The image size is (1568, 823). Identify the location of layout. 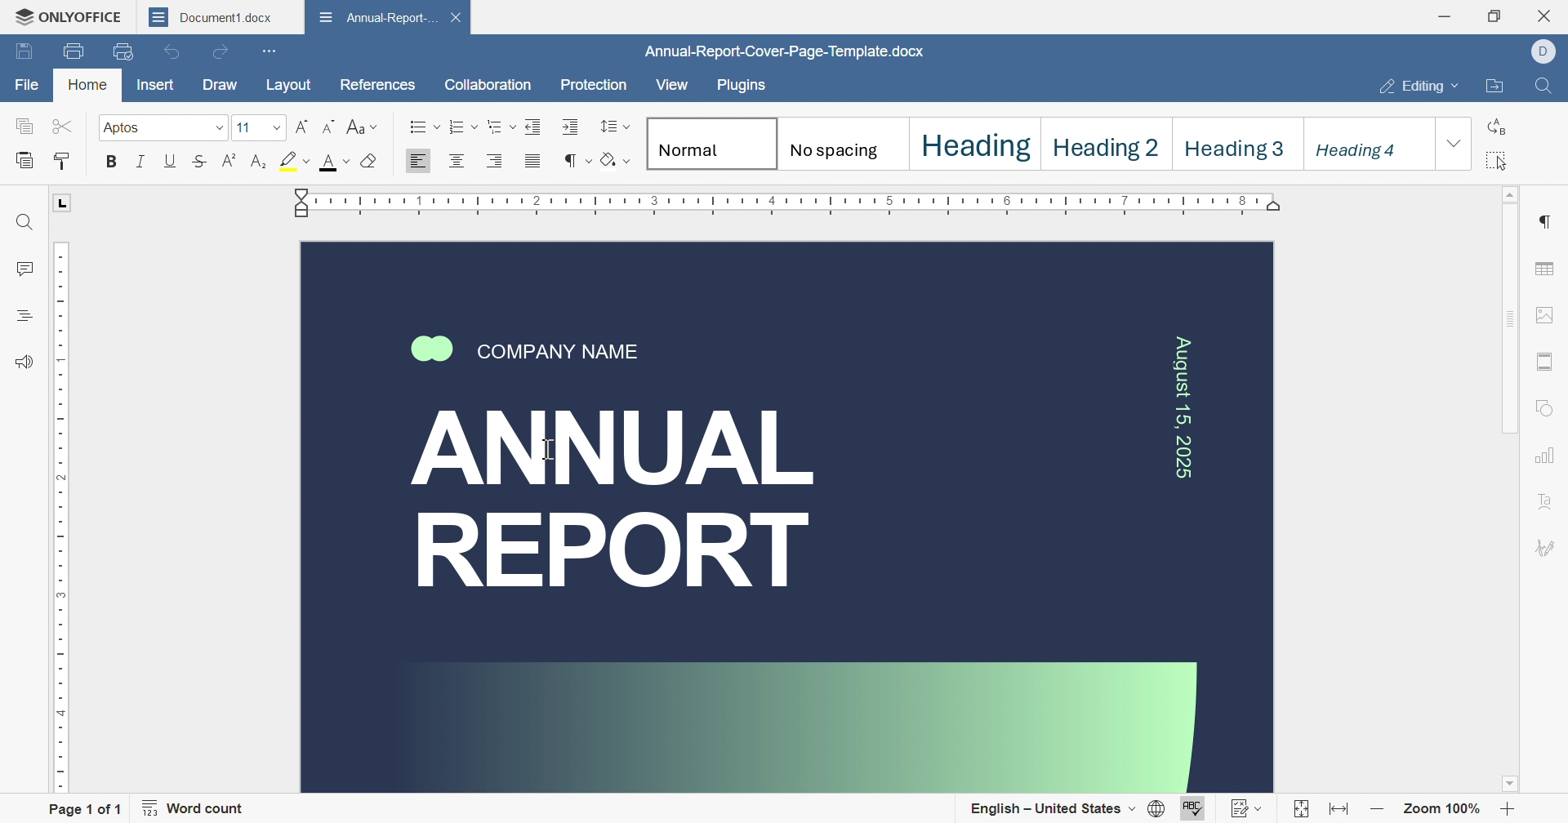
(289, 84).